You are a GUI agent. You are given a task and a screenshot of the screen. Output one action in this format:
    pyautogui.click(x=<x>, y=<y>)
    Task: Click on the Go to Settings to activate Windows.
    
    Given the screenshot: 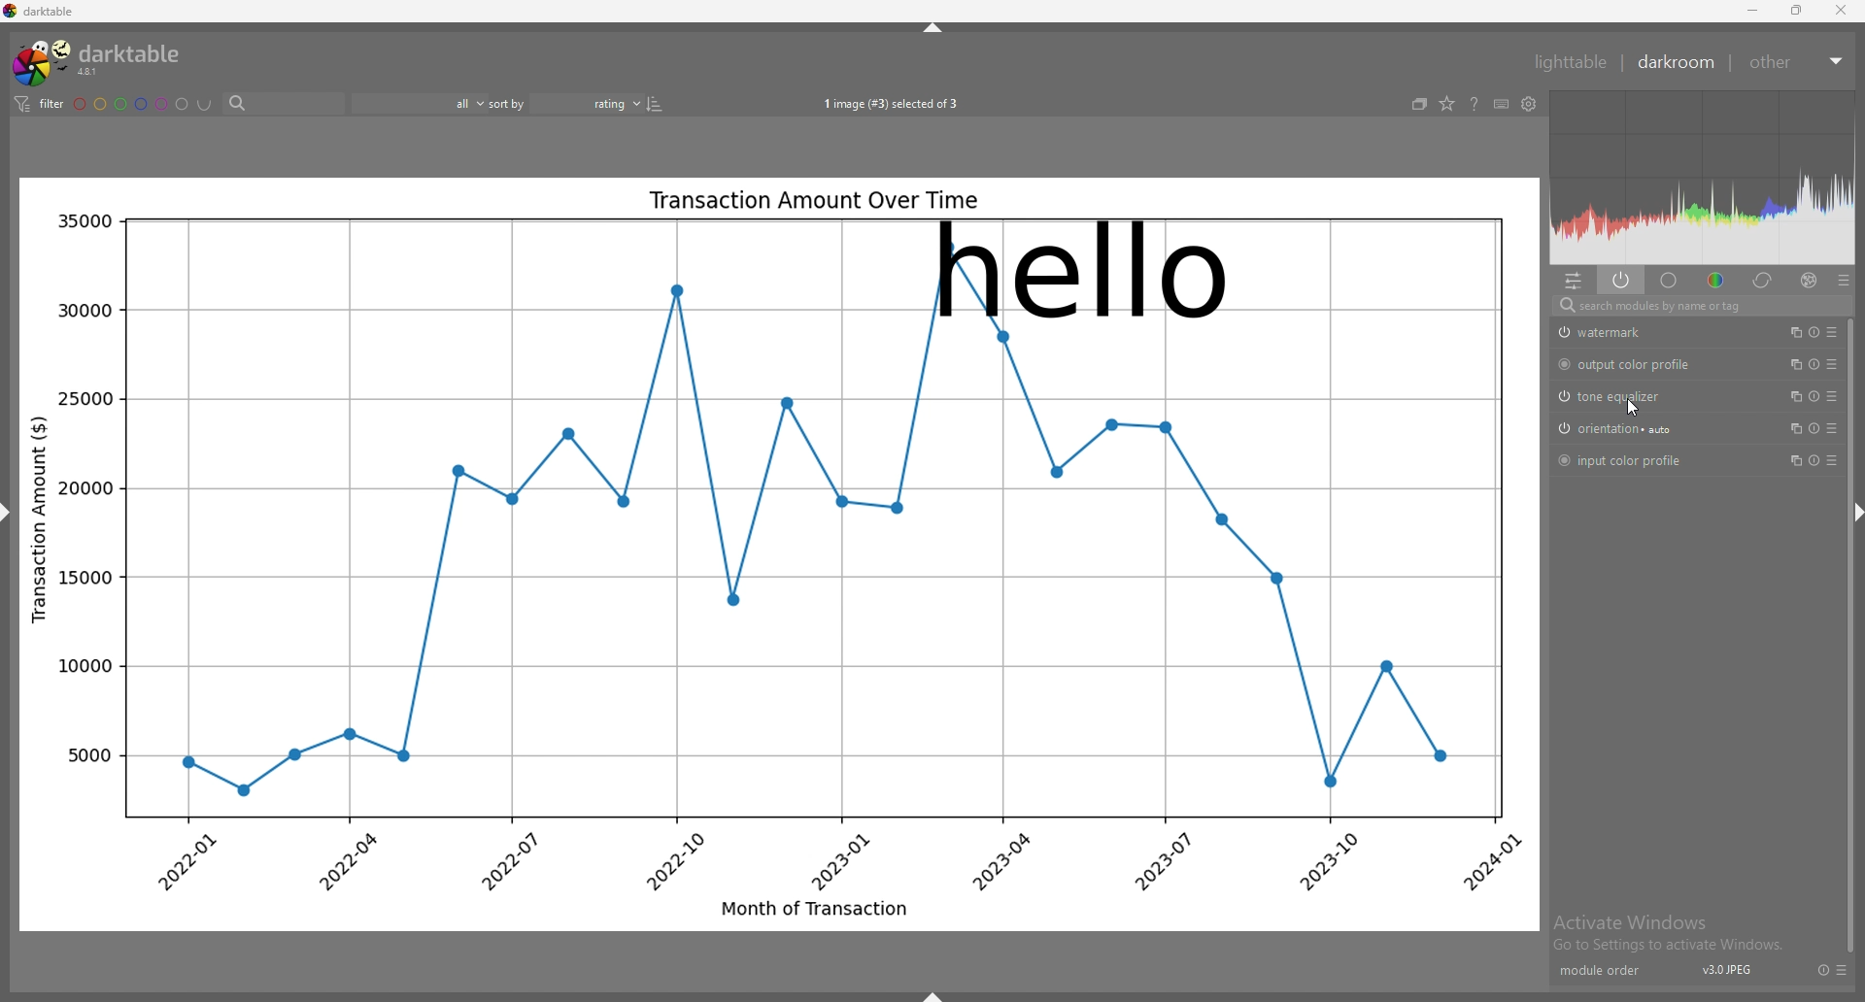 What is the action you would take?
    pyautogui.click(x=1670, y=947)
    